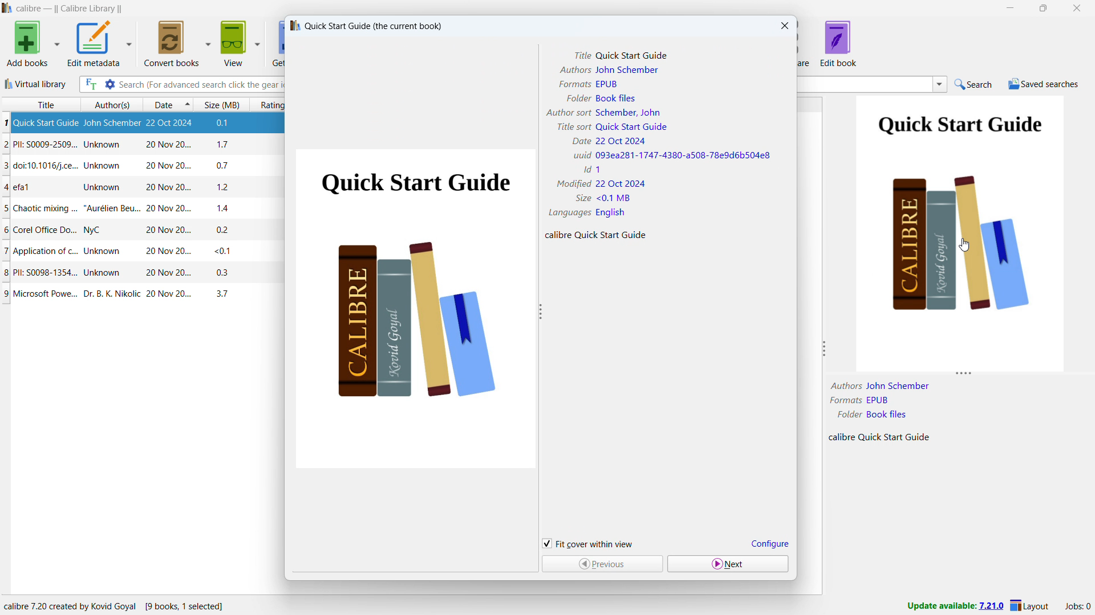 Image resolution: width=1095 pixels, height=615 pixels. I want to click on search (For advance search click the gear icon to the left), so click(201, 85).